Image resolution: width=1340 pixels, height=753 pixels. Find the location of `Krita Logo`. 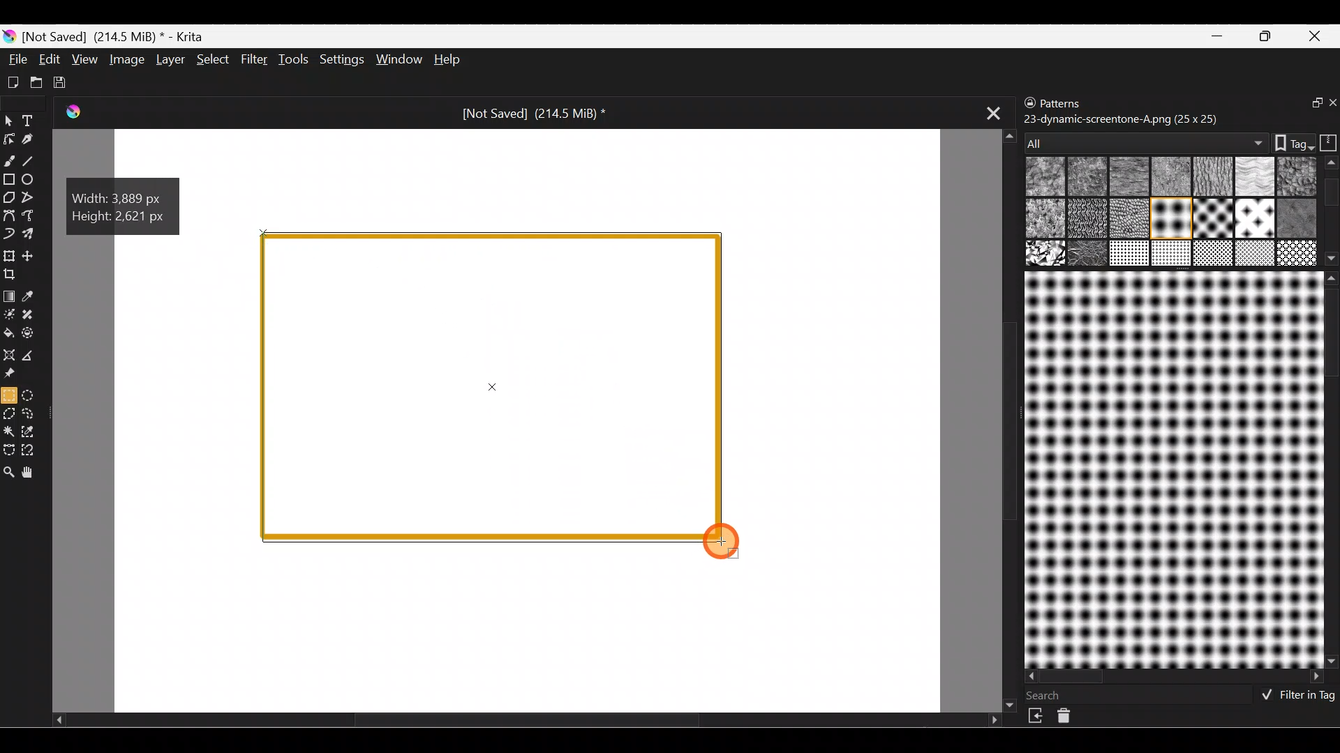

Krita Logo is located at coordinates (80, 113).